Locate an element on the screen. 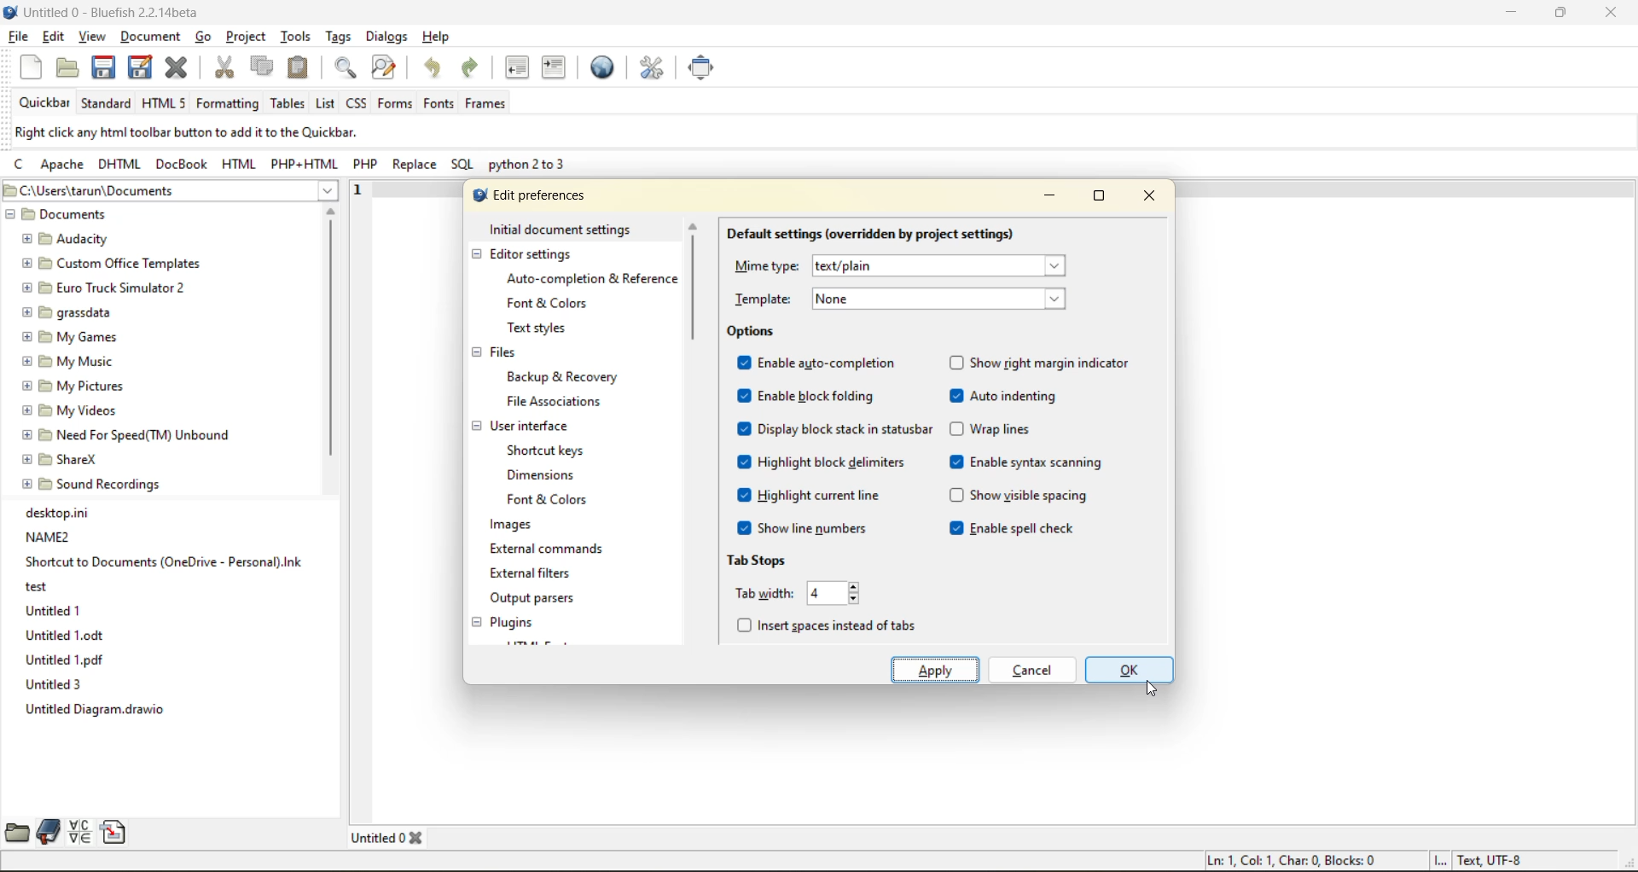 This screenshot has height=872, width=1638. file is located at coordinates (16, 36).